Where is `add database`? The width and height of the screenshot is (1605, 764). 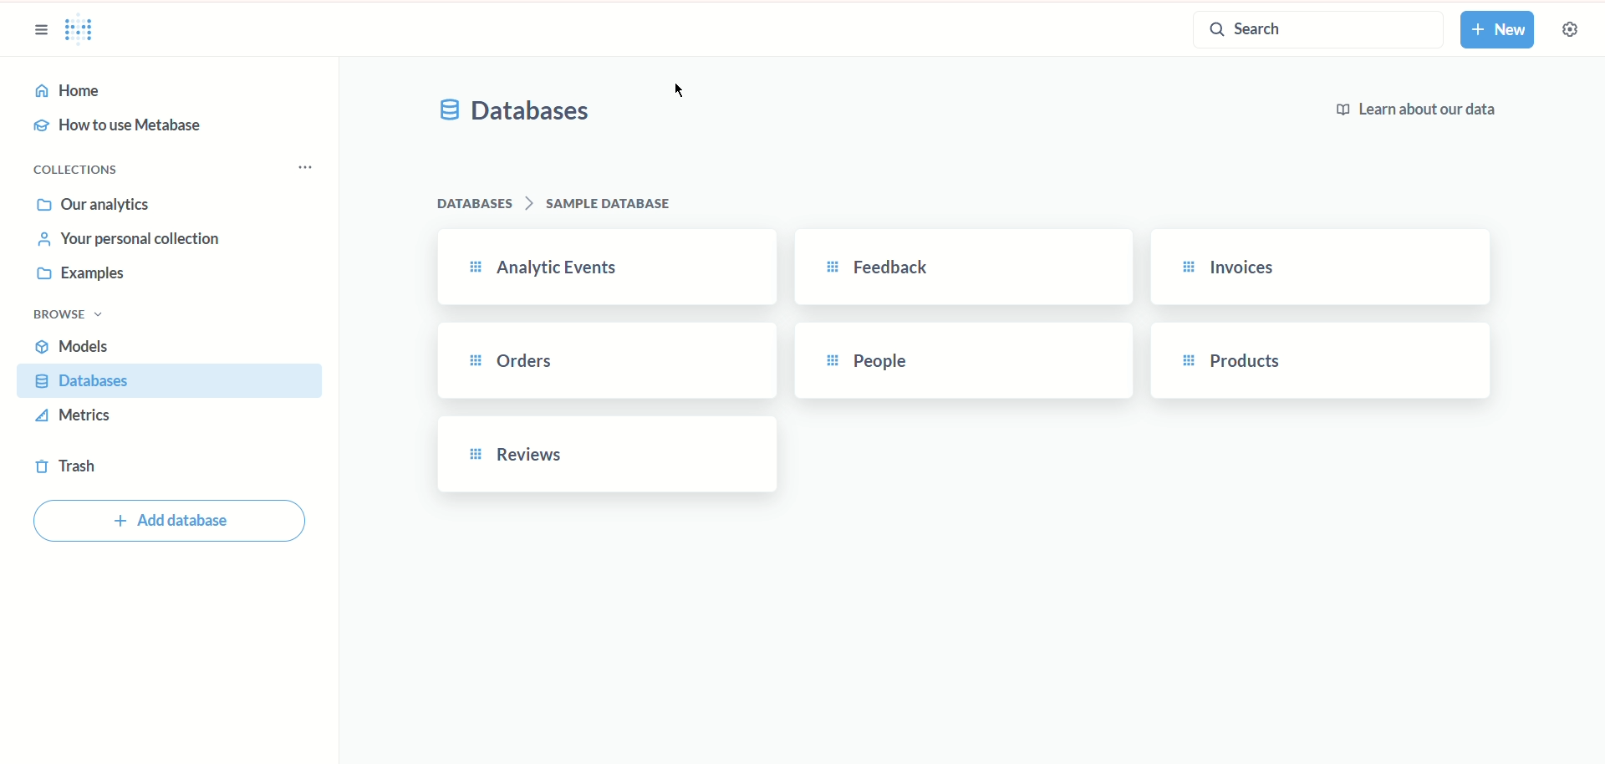
add database is located at coordinates (169, 521).